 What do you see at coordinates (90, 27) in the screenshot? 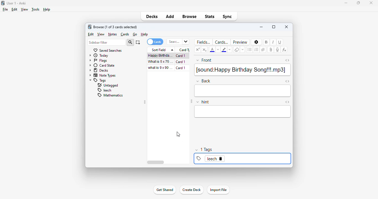
I see `logo` at bounding box center [90, 27].